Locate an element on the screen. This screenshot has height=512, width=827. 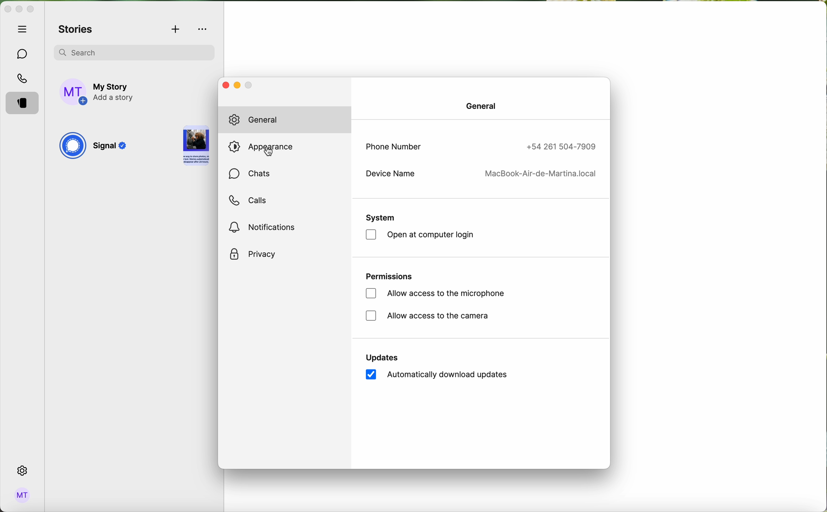
updates is located at coordinates (382, 358).